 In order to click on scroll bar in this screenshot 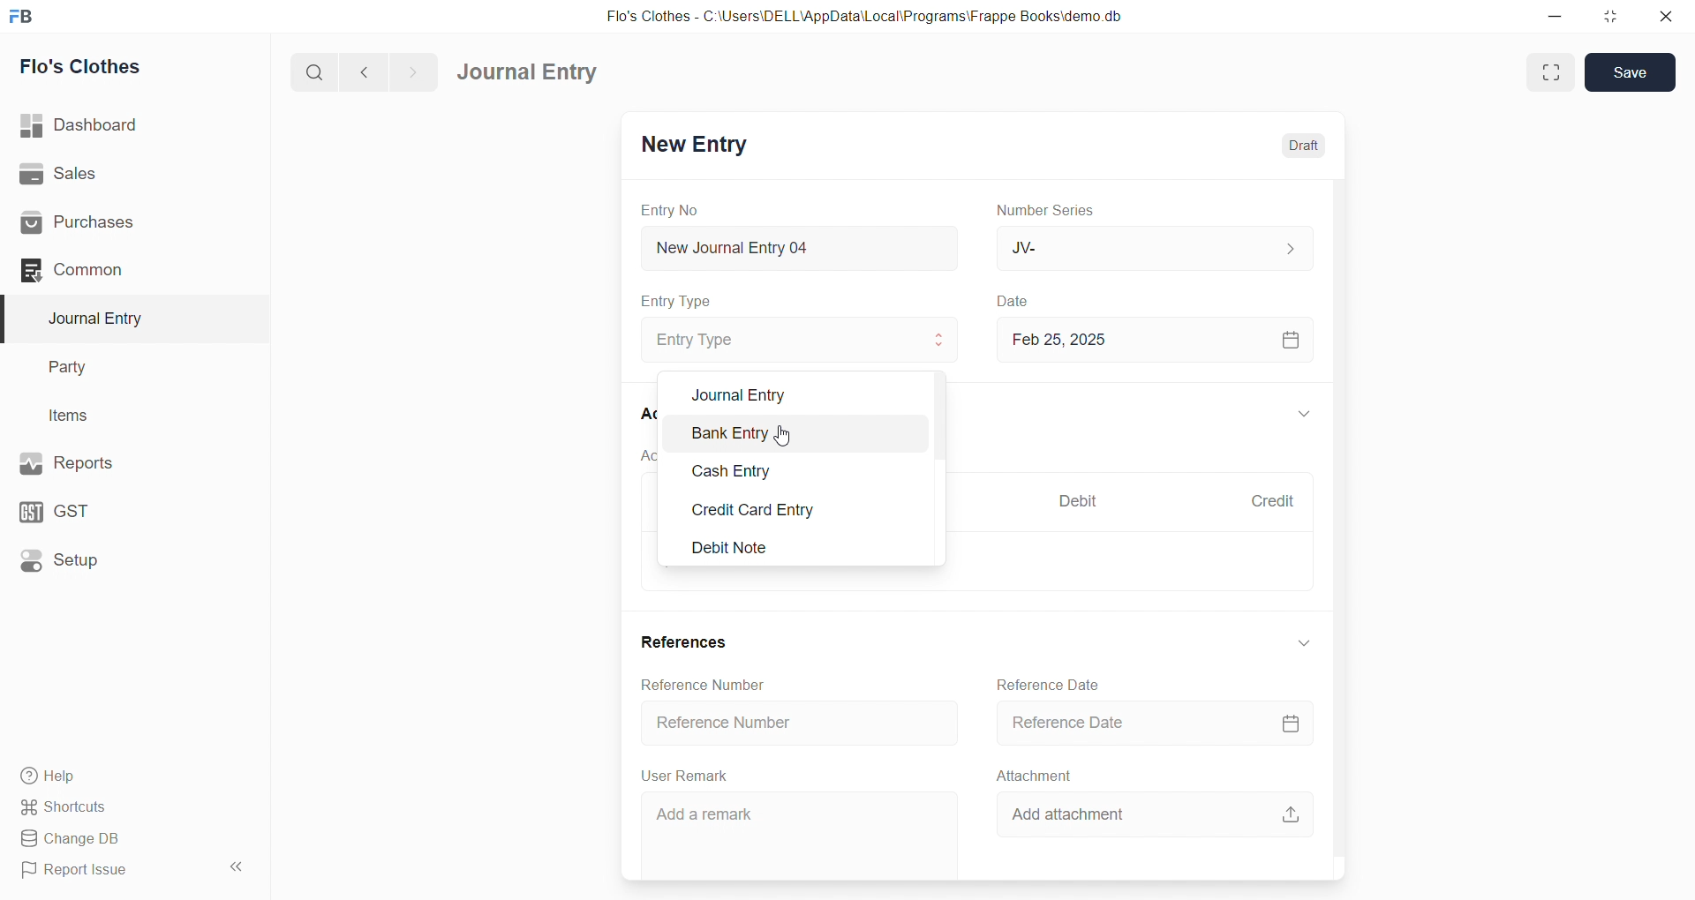, I will do `click(942, 468)`.